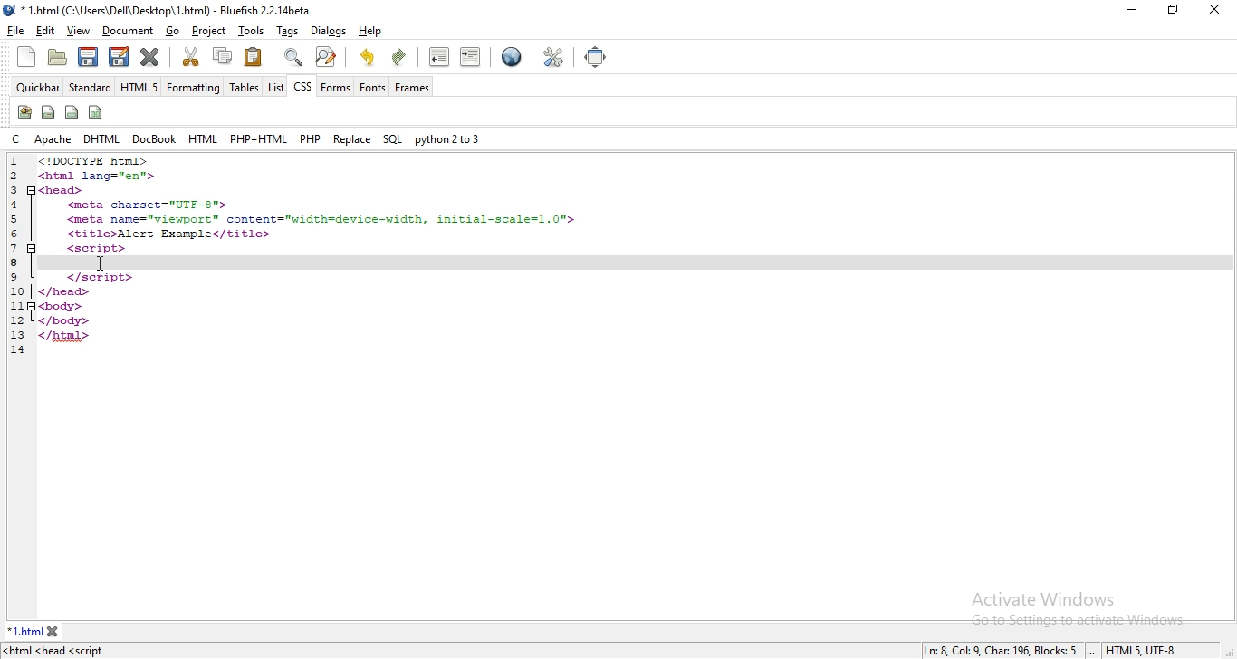 The height and width of the screenshot is (659, 1237). I want to click on <body>, so click(59, 305).